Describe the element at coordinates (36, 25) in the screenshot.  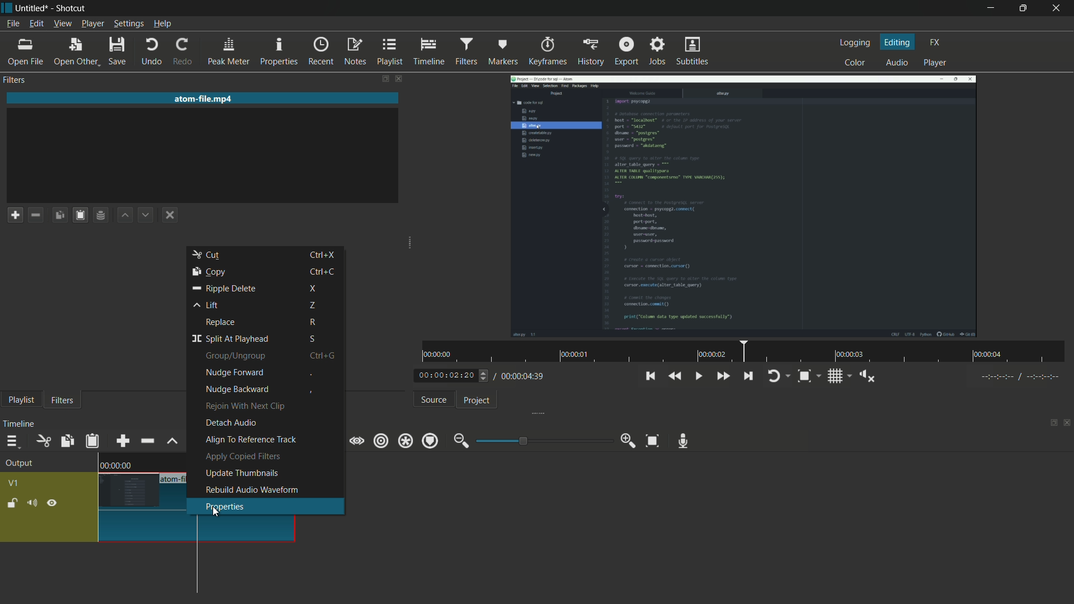
I see `edit` at that location.